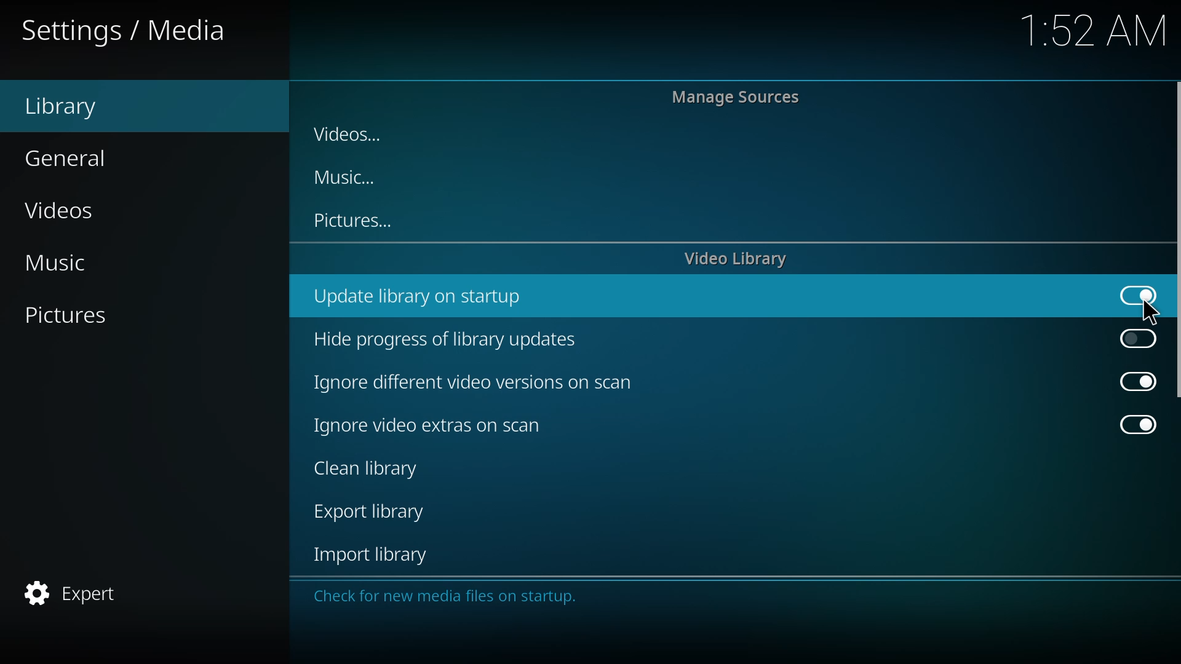 This screenshot has width=1181, height=664. Describe the element at coordinates (739, 259) in the screenshot. I see `video library` at that location.